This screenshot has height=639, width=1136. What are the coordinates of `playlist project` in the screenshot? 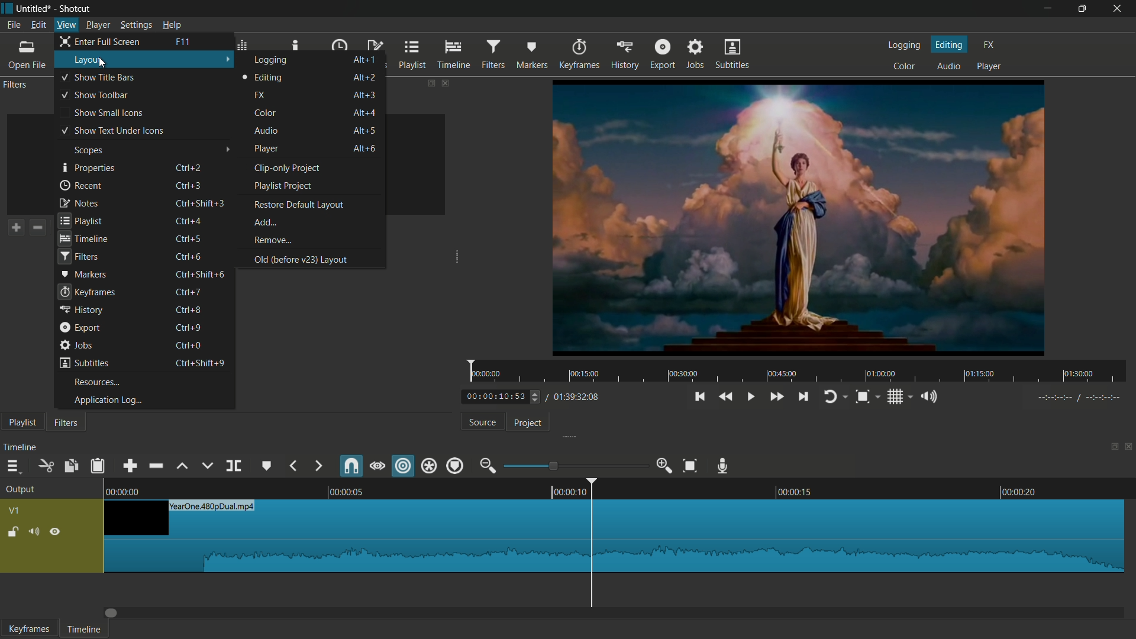 It's located at (282, 186).